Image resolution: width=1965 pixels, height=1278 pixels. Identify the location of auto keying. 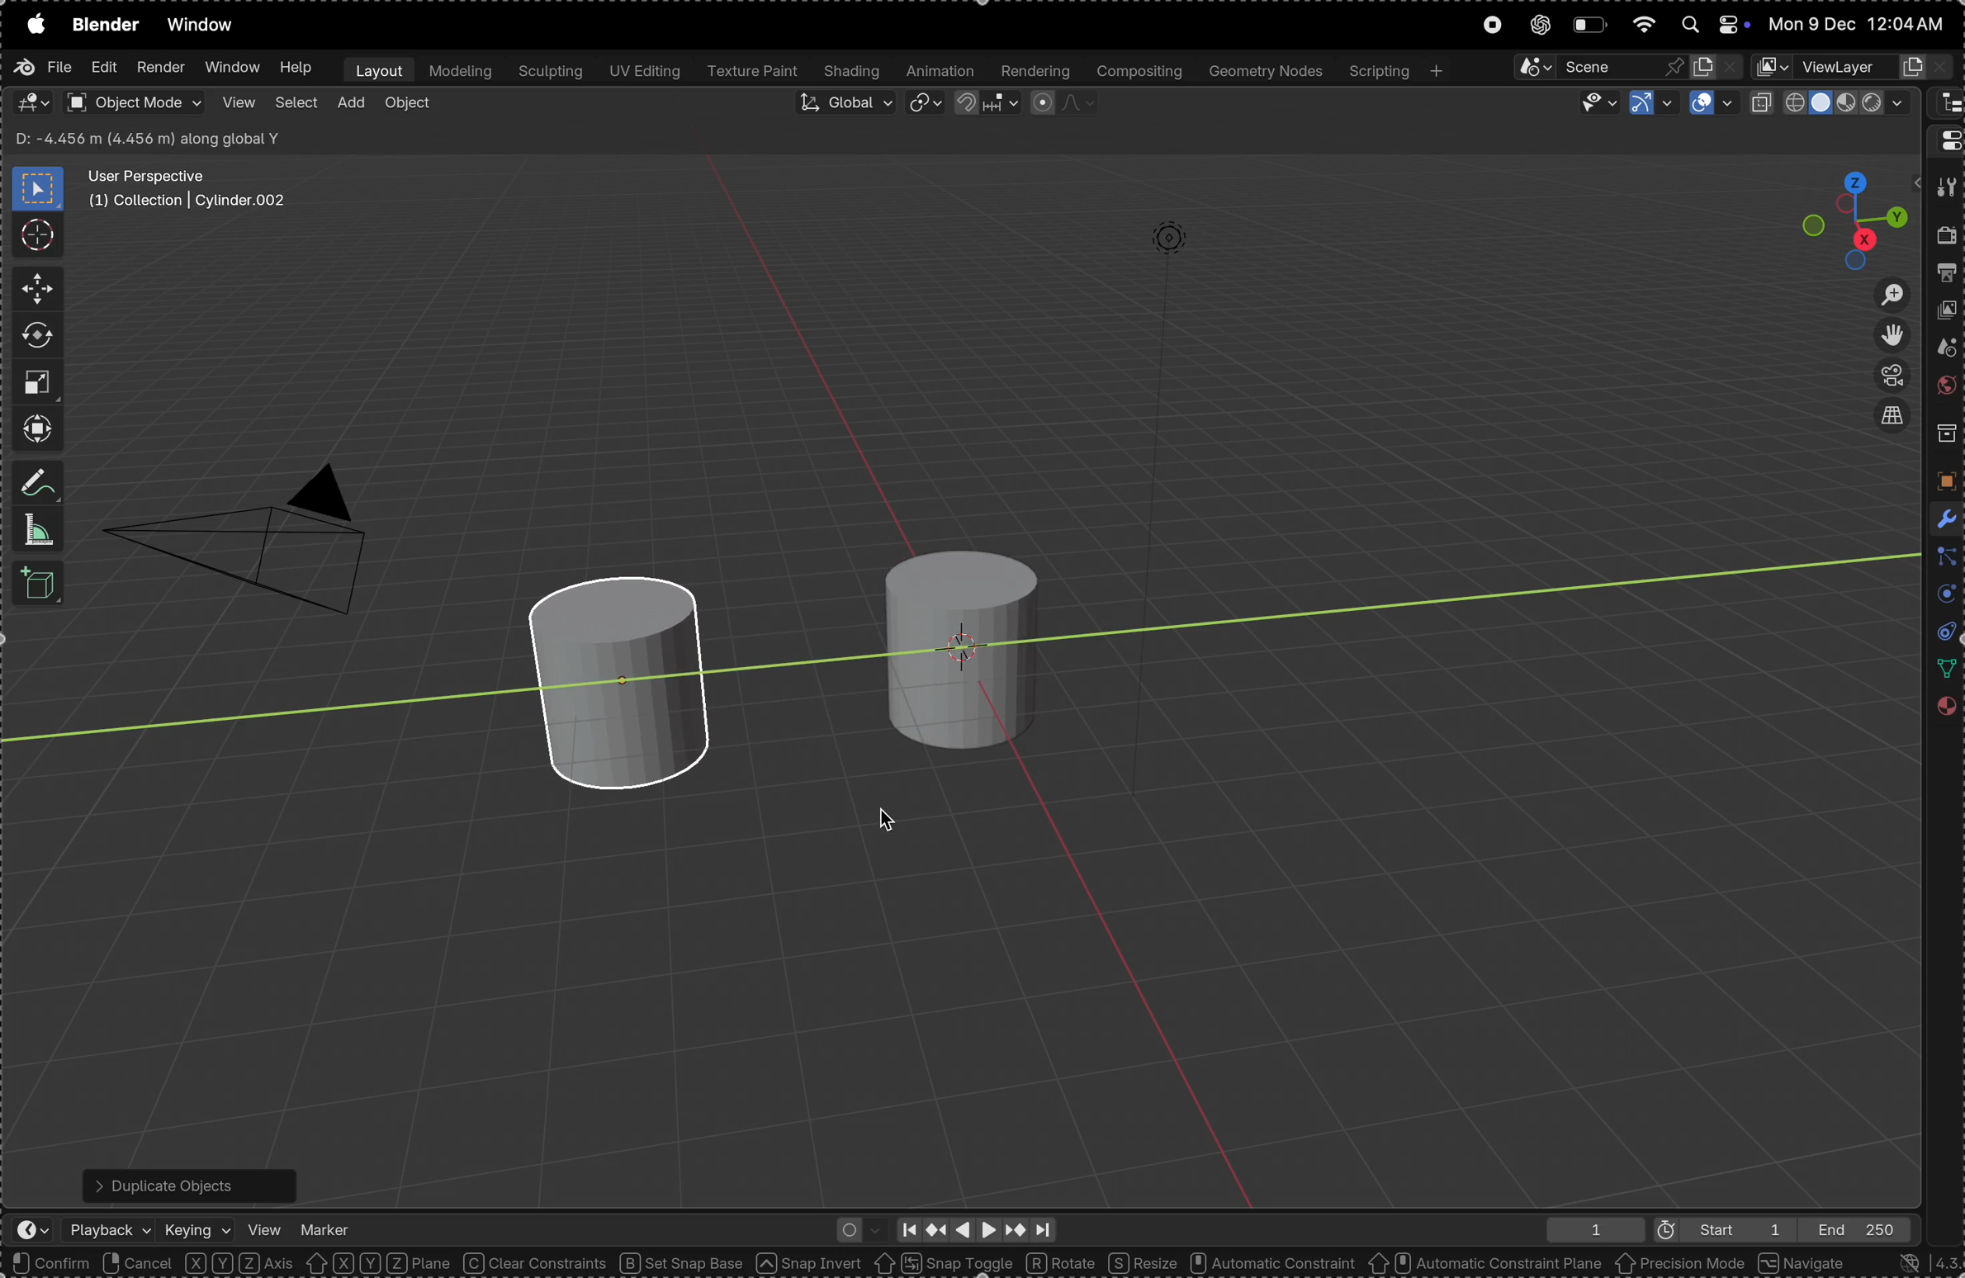
(855, 1228).